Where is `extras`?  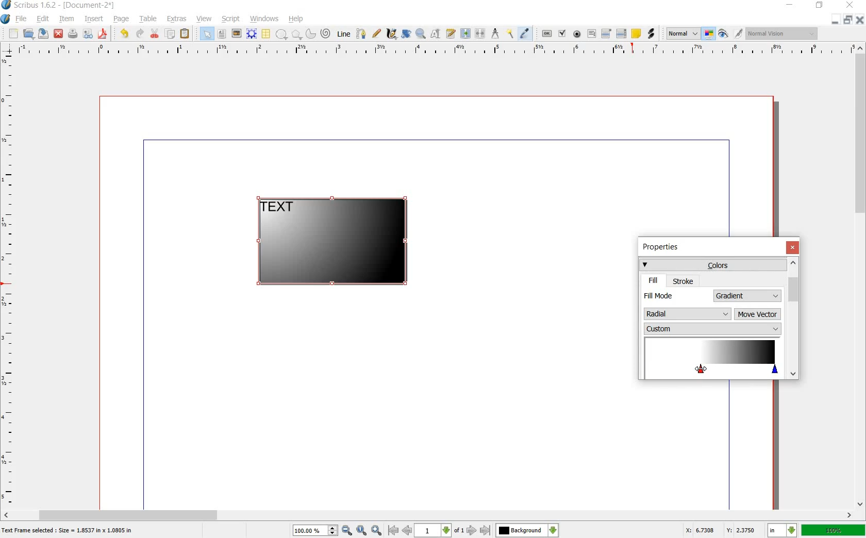
extras is located at coordinates (177, 19).